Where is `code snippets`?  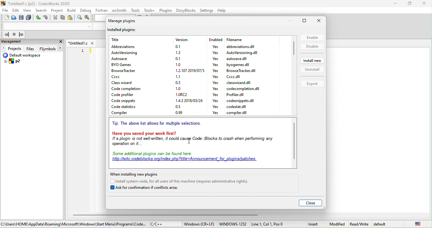
code snippets is located at coordinates (126, 100).